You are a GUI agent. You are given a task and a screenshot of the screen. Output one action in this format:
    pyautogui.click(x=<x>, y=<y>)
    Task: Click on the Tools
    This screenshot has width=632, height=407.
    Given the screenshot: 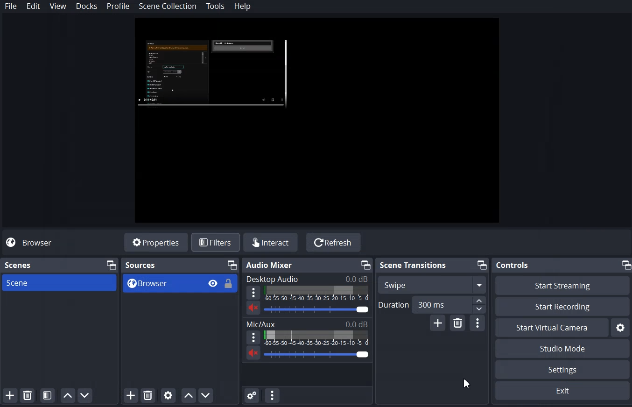 What is the action you would take?
    pyautogui.click(x=216, y=6)
    